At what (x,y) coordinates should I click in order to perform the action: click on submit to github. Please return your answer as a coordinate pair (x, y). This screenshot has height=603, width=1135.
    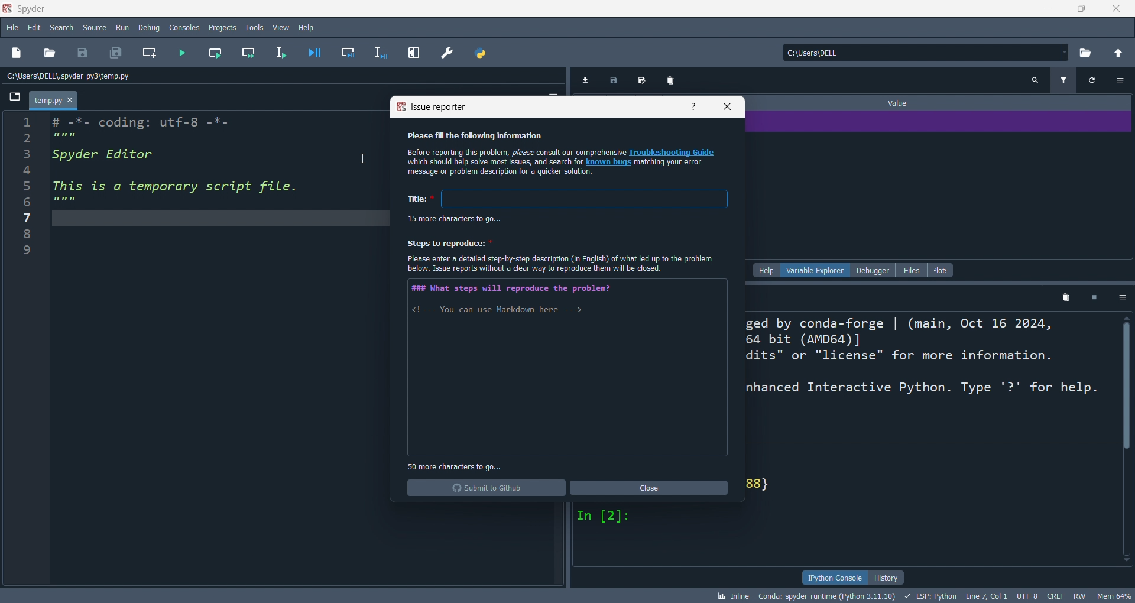
    Looking at the image, I should click on (486, 487).